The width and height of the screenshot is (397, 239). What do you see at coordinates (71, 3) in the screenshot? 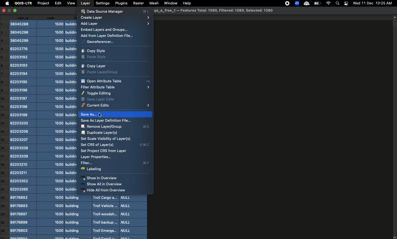
I see `View` at bounding box center [71, 3].